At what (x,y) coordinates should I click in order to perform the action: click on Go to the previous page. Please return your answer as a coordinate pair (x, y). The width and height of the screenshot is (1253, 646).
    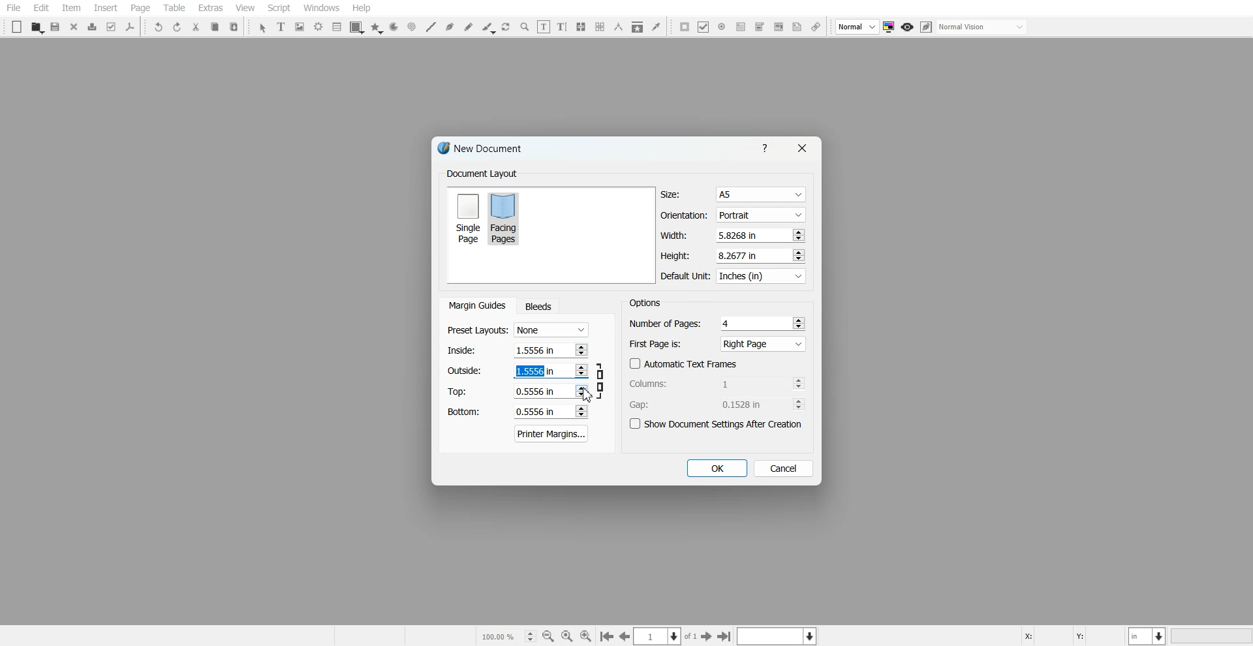
    Looking at the image, I should click on (625, 636).